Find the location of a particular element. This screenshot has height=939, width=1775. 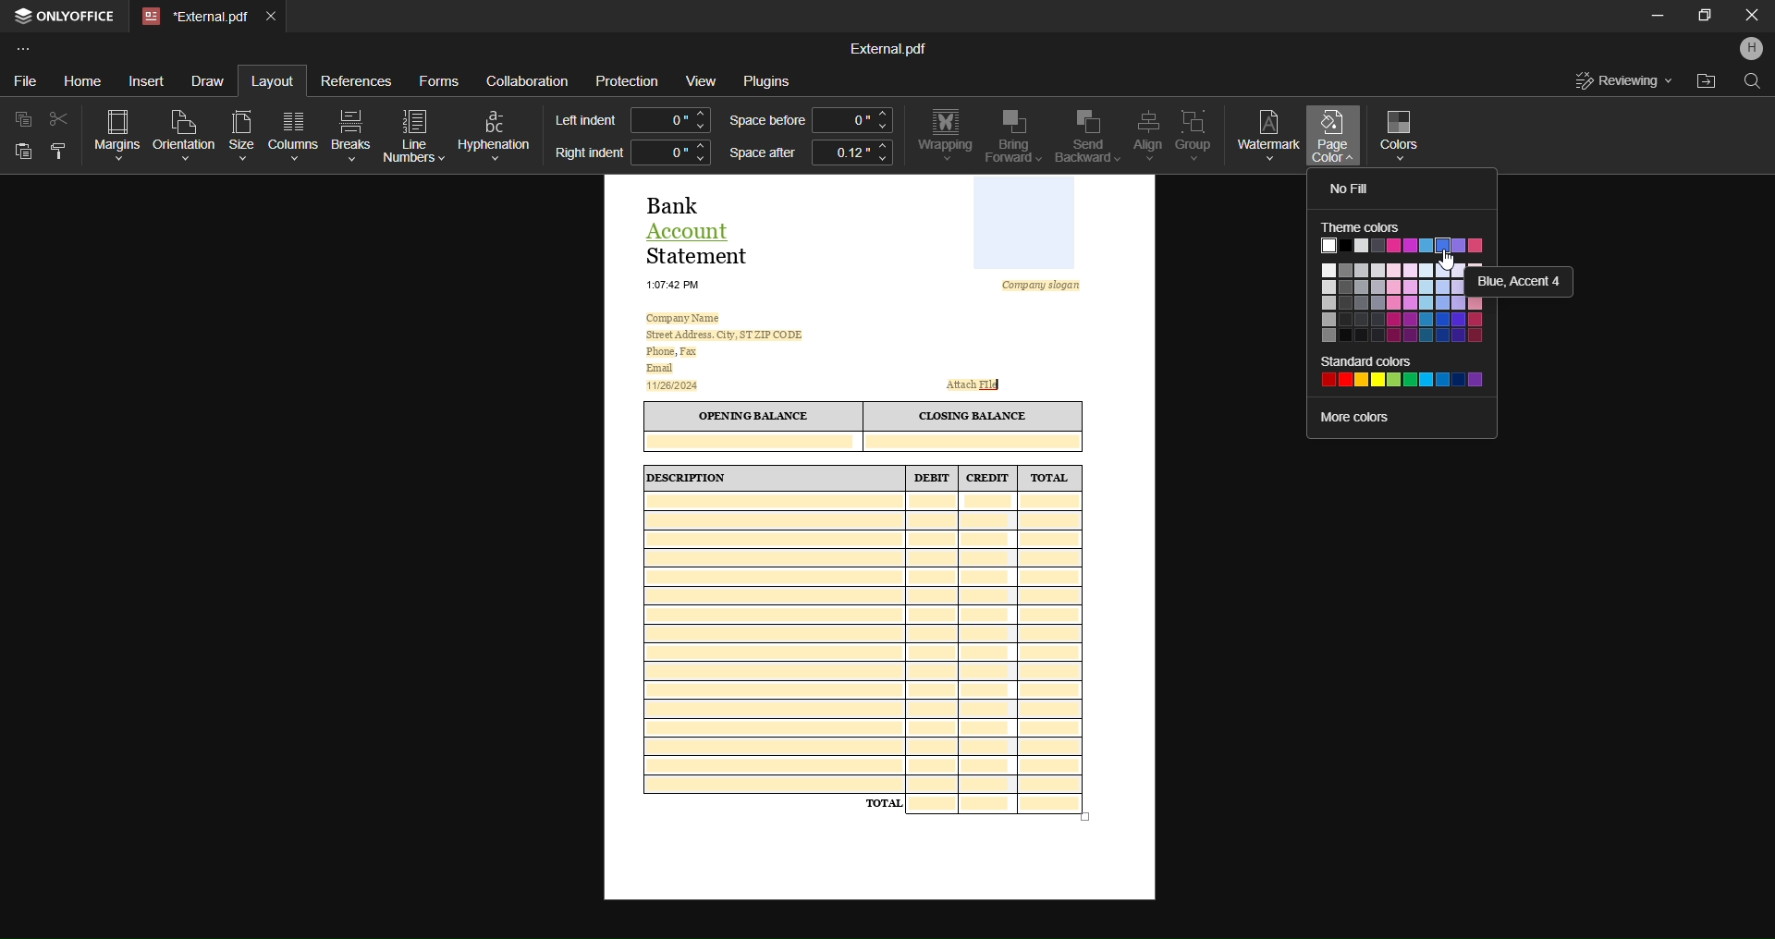

Hyphenation is located at coordinates (496, 131).